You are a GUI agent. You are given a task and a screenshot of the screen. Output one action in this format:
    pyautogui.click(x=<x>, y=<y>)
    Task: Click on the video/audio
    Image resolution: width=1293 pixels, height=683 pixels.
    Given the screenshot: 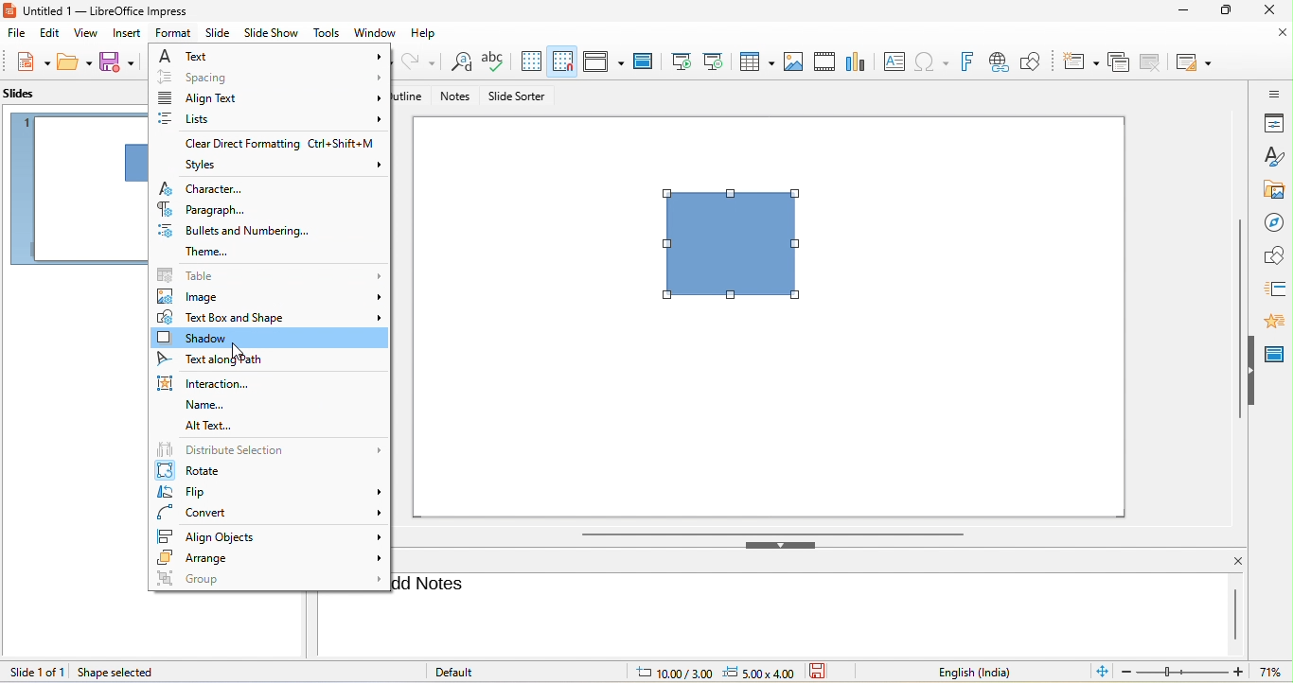 What is the action you would take?
    pyautogui.click(x=824, y=60)
    